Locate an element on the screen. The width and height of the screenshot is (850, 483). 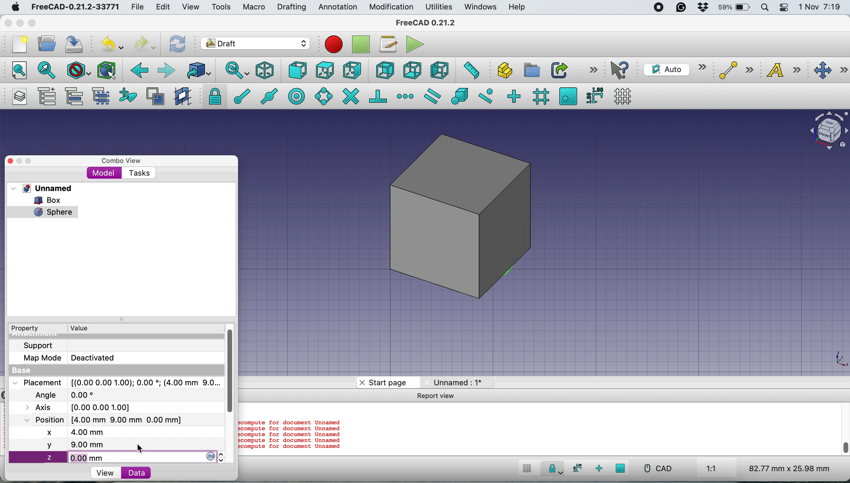
toggle grid is located at coordinates (623, 96).